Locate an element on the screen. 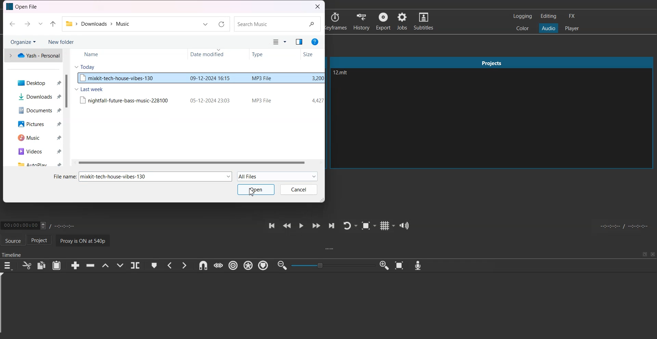 Image resolution: width=657 pixels, height=339 pixels. Switch to the effect layout is located at coordinates (574, 16).